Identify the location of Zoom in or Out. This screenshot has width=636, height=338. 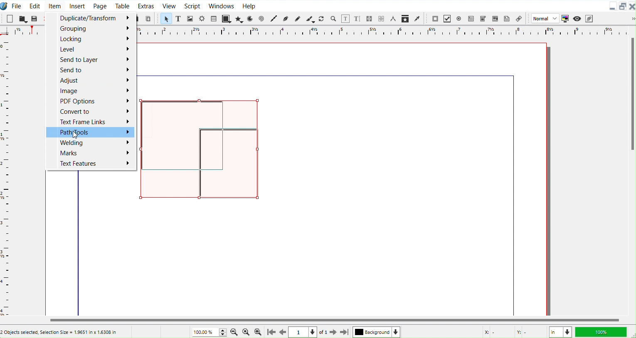
(333, 19).